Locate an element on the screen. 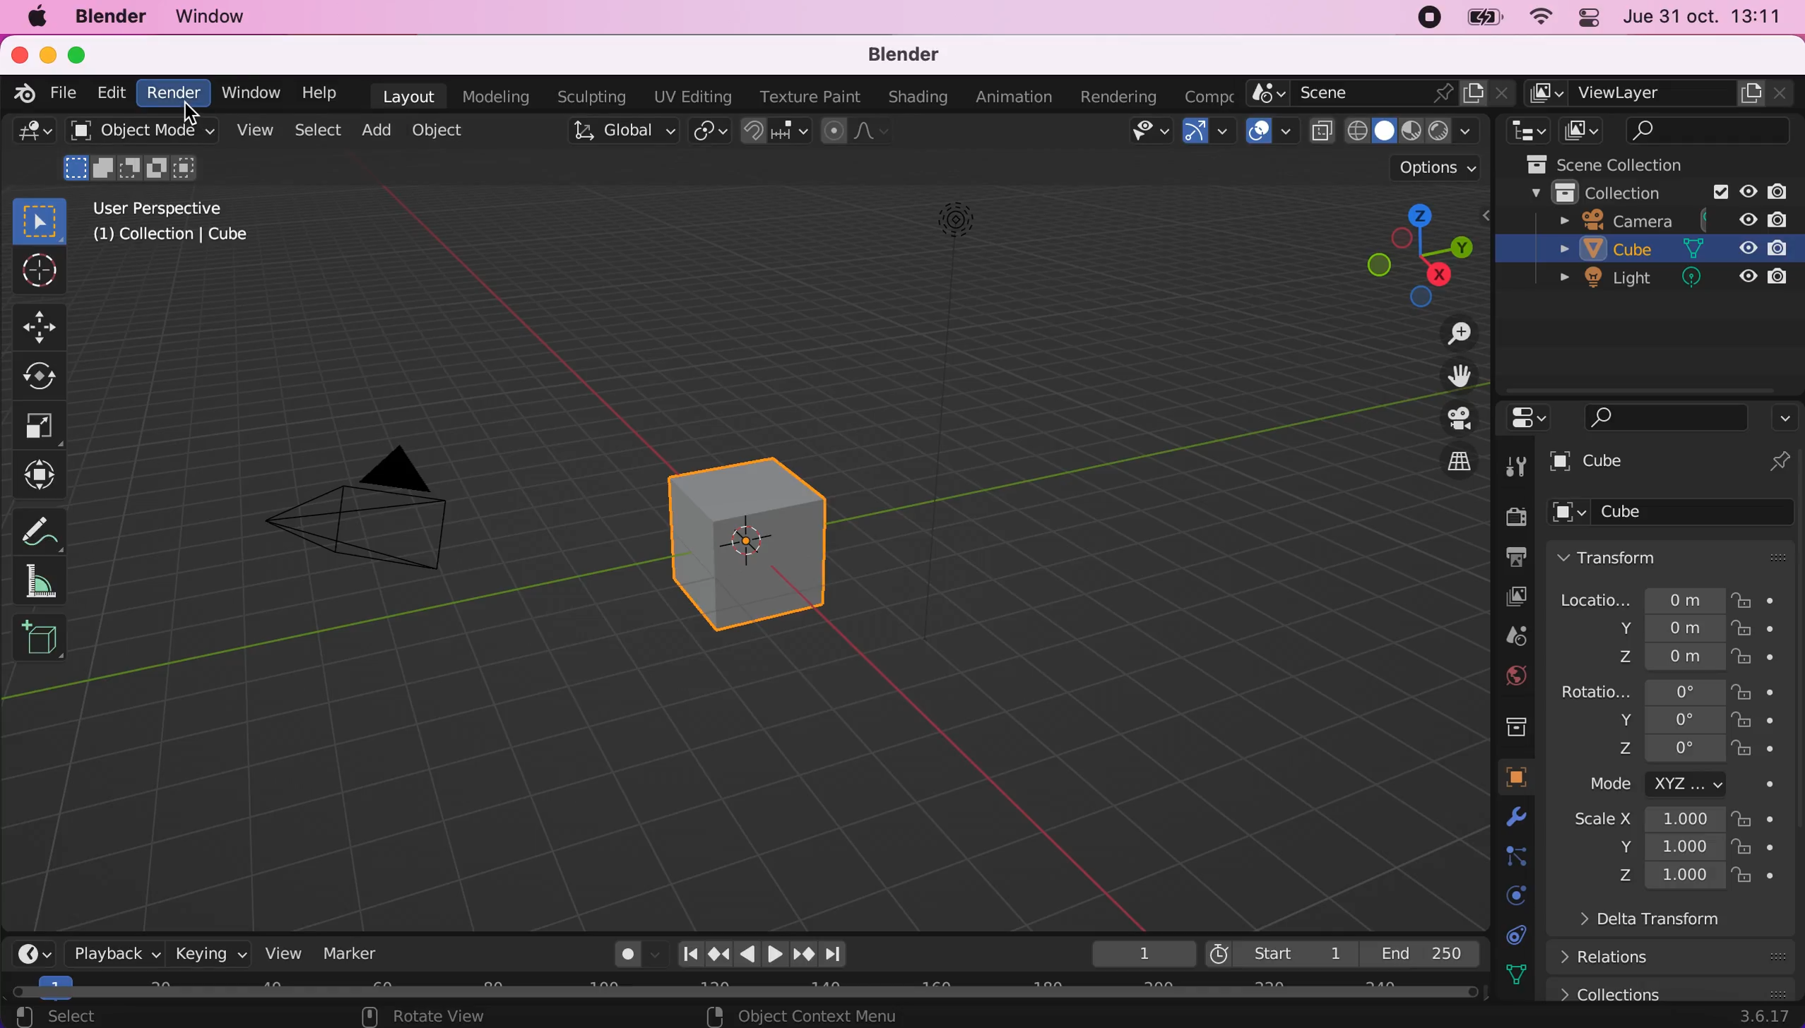  search bar is located at coordinates (1655, 417).